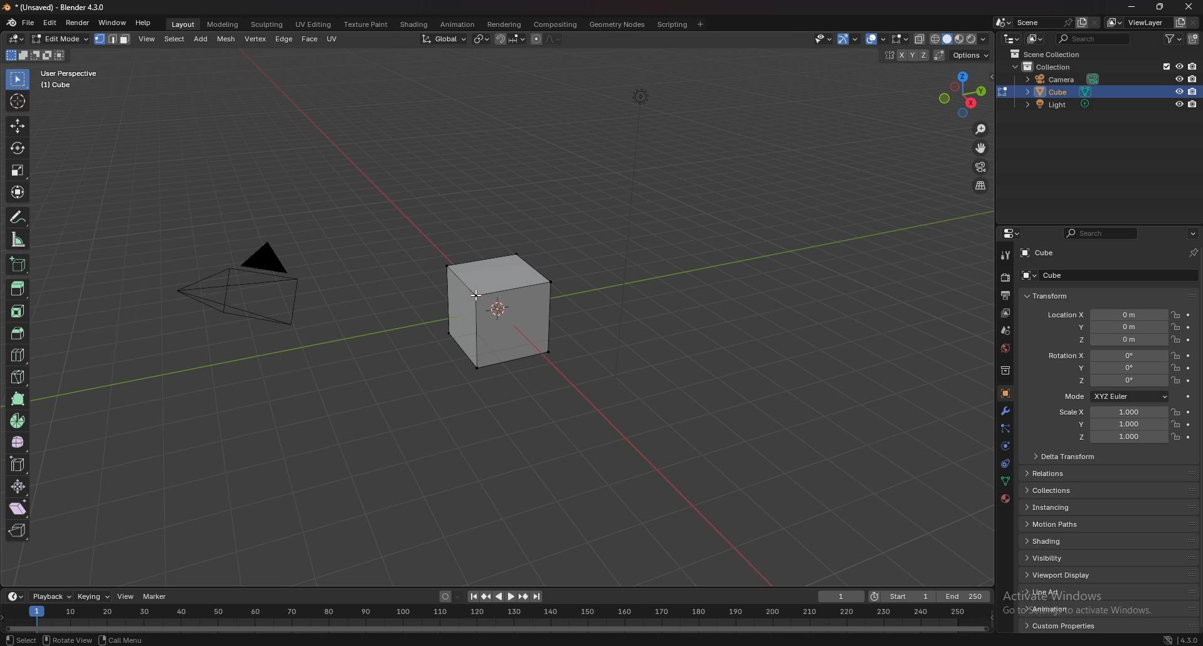  Describe the element at coordinates (1179, 103) in the screenshot. I see `hide in viewport` at that location.